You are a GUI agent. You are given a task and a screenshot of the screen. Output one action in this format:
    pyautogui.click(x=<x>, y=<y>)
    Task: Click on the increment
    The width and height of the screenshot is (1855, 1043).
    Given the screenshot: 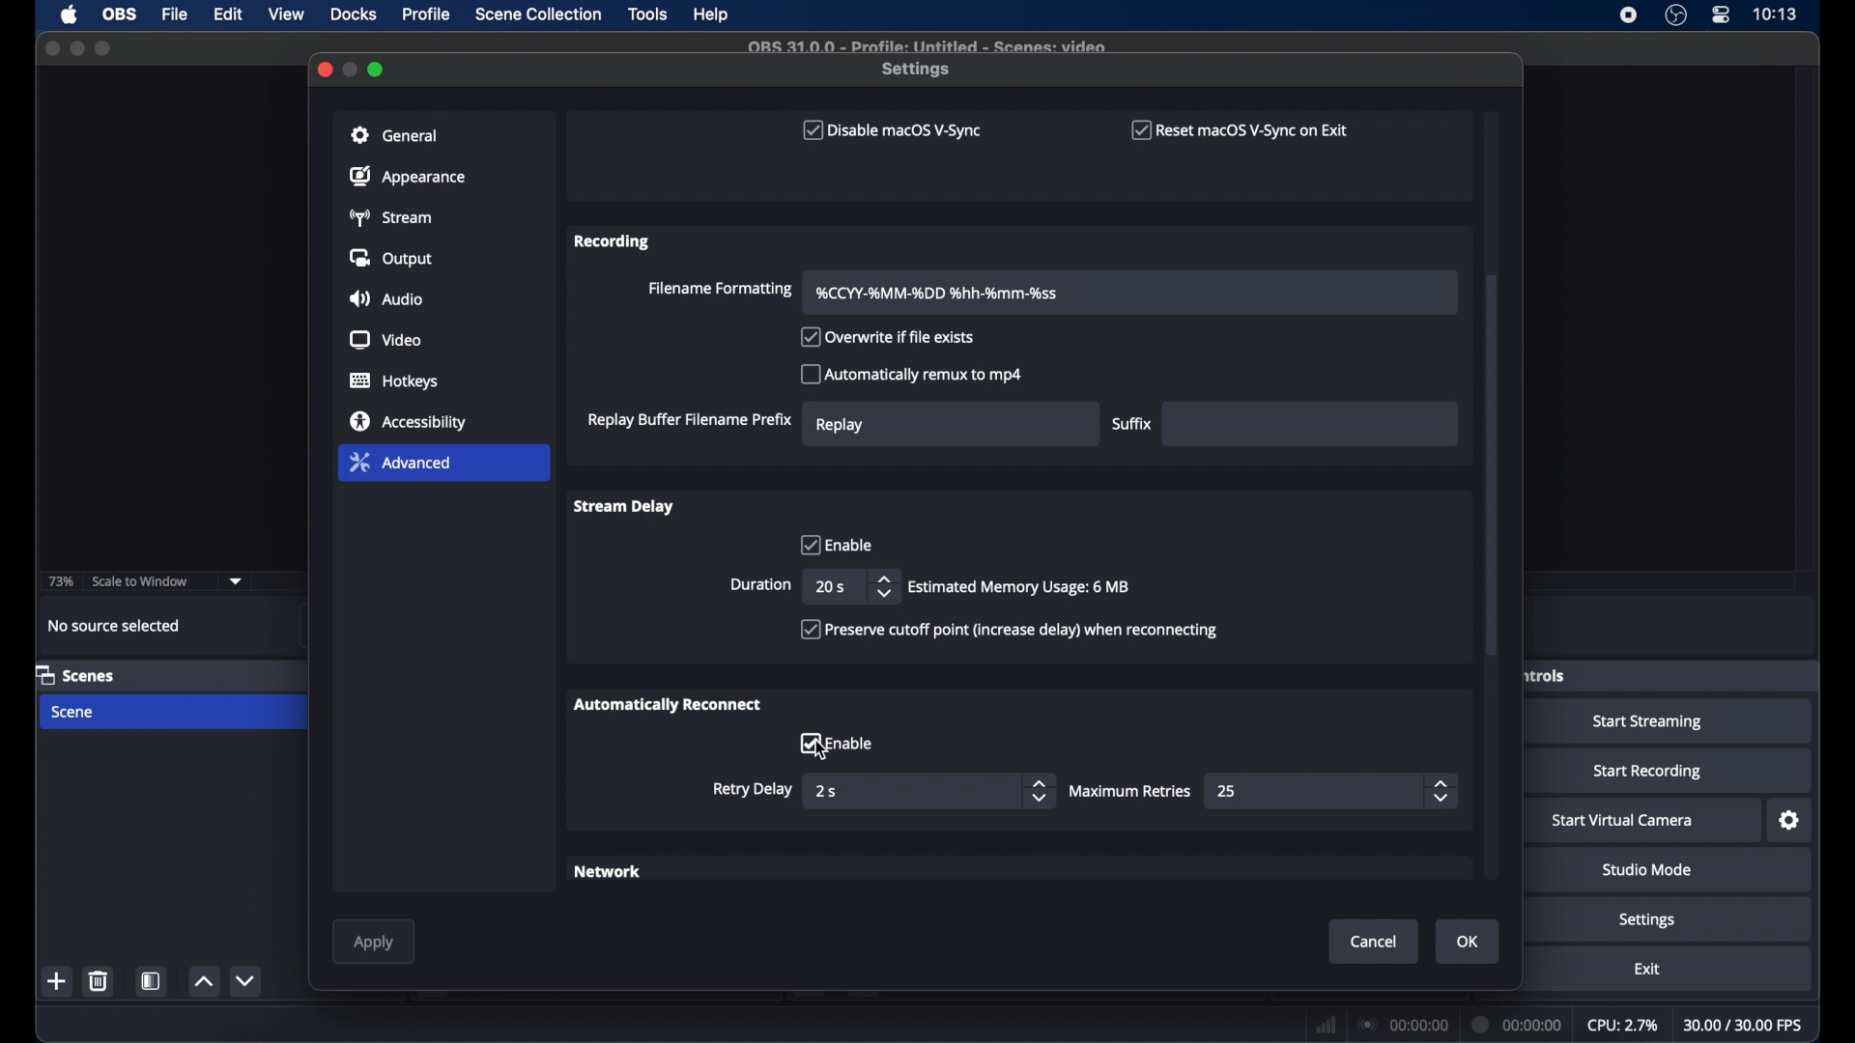 What is the action you would take?
    pyautogui.click(x=204, y=982)
    